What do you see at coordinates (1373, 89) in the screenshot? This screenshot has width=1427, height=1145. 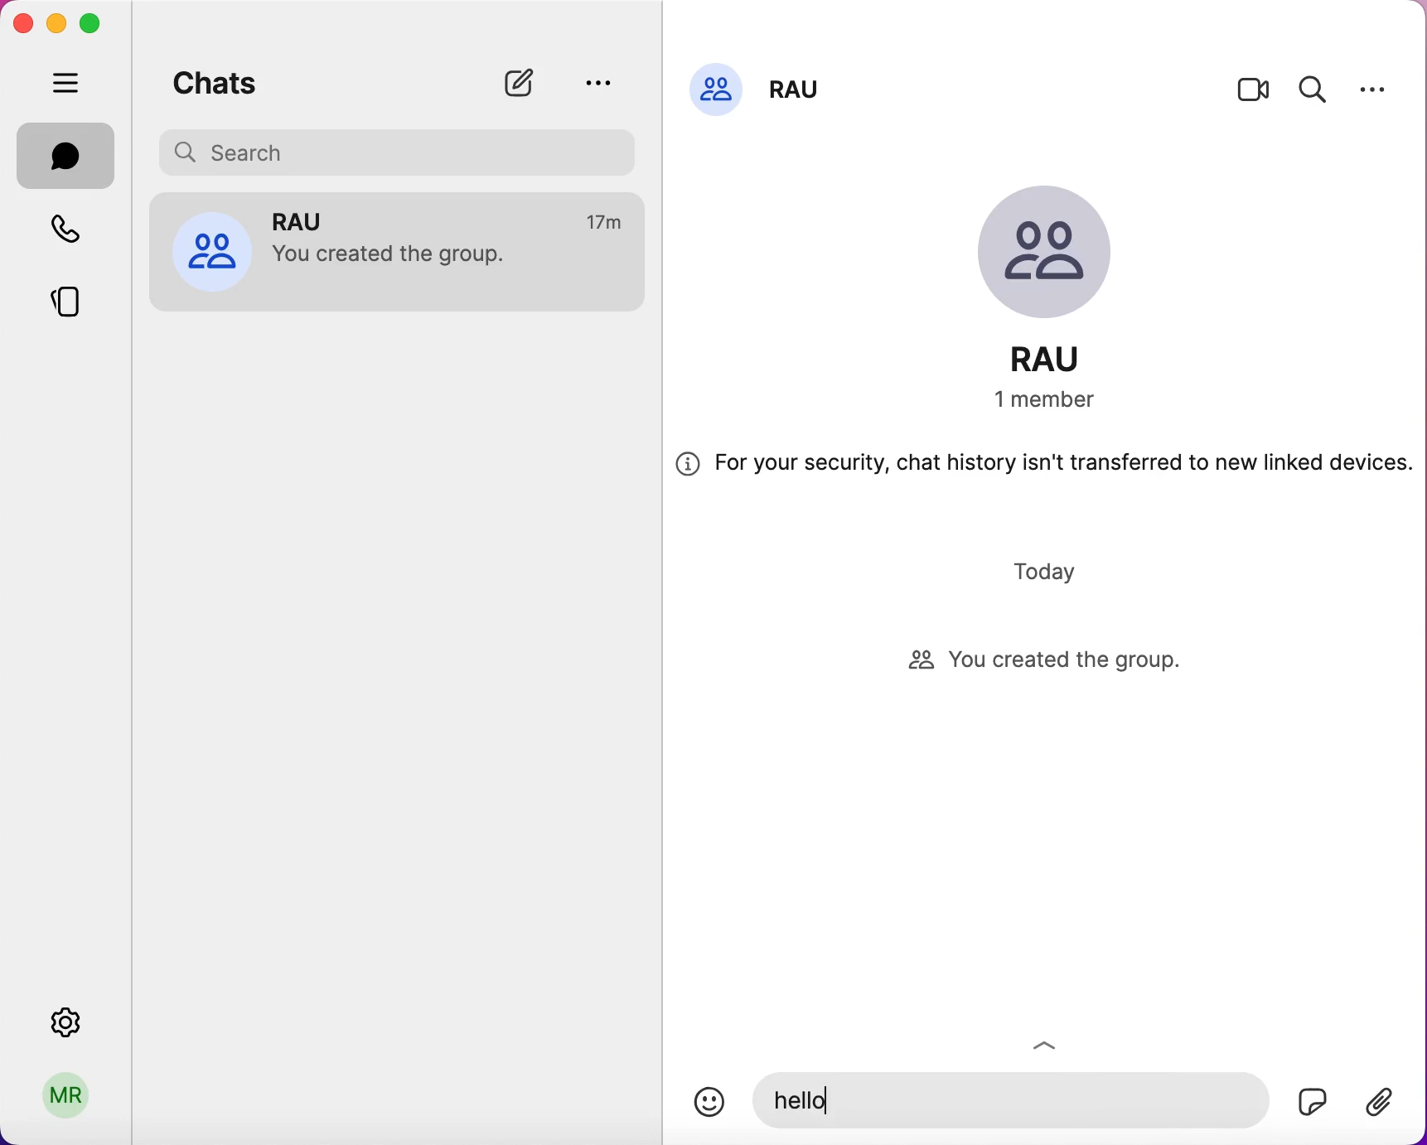 I see `settings` at bounding box center [1373, 89].